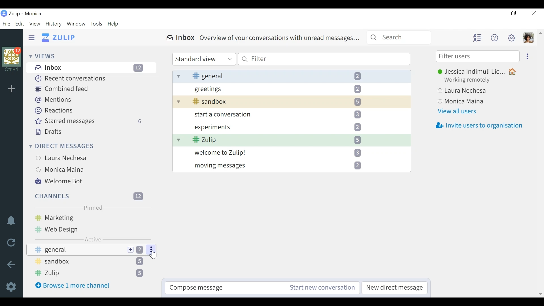 This screenshot has width=544, height=306. Describe the element at coordinates (4, 14) in the screenshot. I see `Logo` at that location.